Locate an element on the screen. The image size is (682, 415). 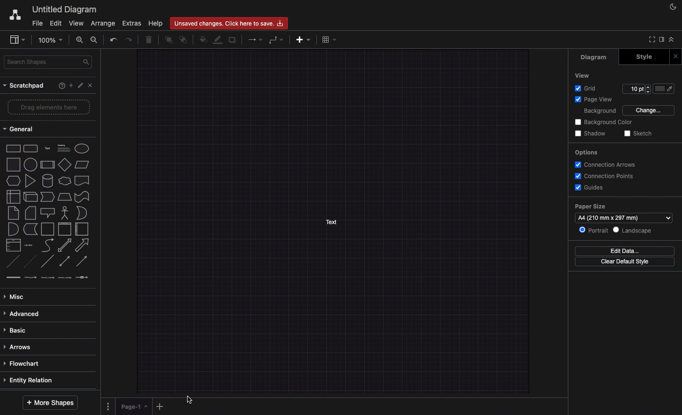
Portrait  is located at coordinates (595, 230).